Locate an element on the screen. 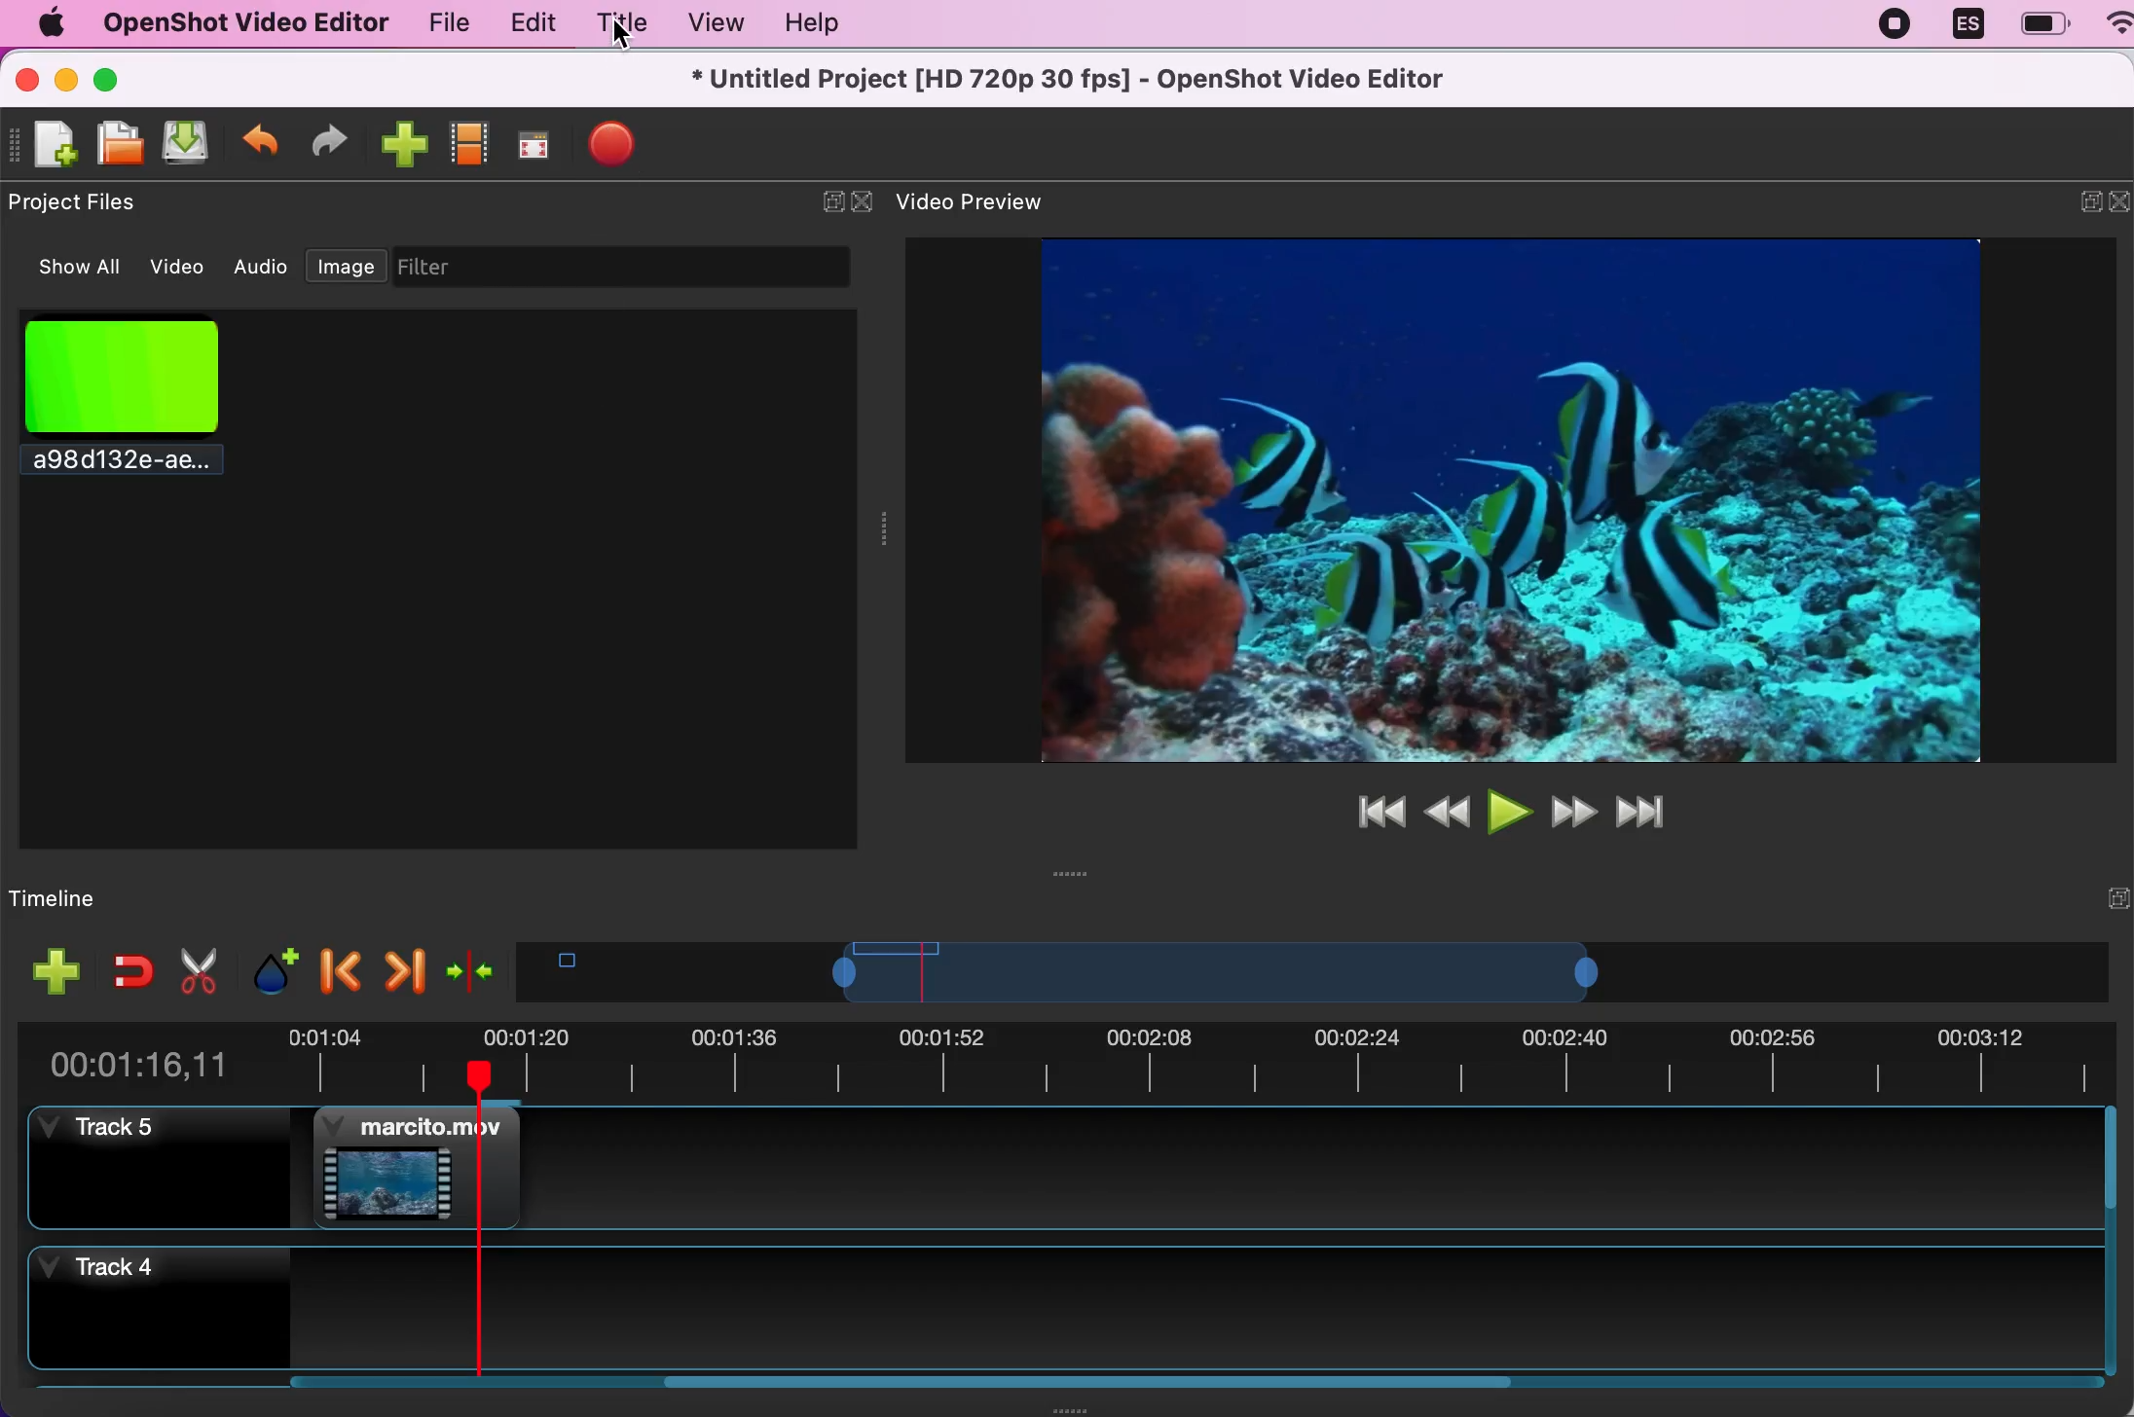  video is located at coordinates (180, 264).